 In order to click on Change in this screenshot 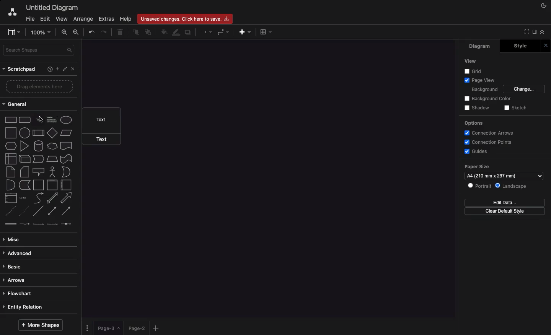, I will do `click(525, 89)`.